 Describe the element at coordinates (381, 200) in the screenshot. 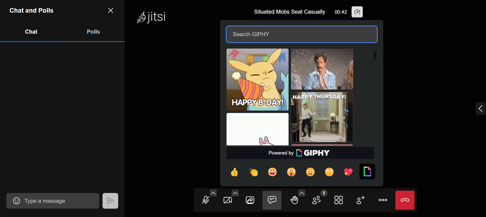

I see `more actions` at that location.